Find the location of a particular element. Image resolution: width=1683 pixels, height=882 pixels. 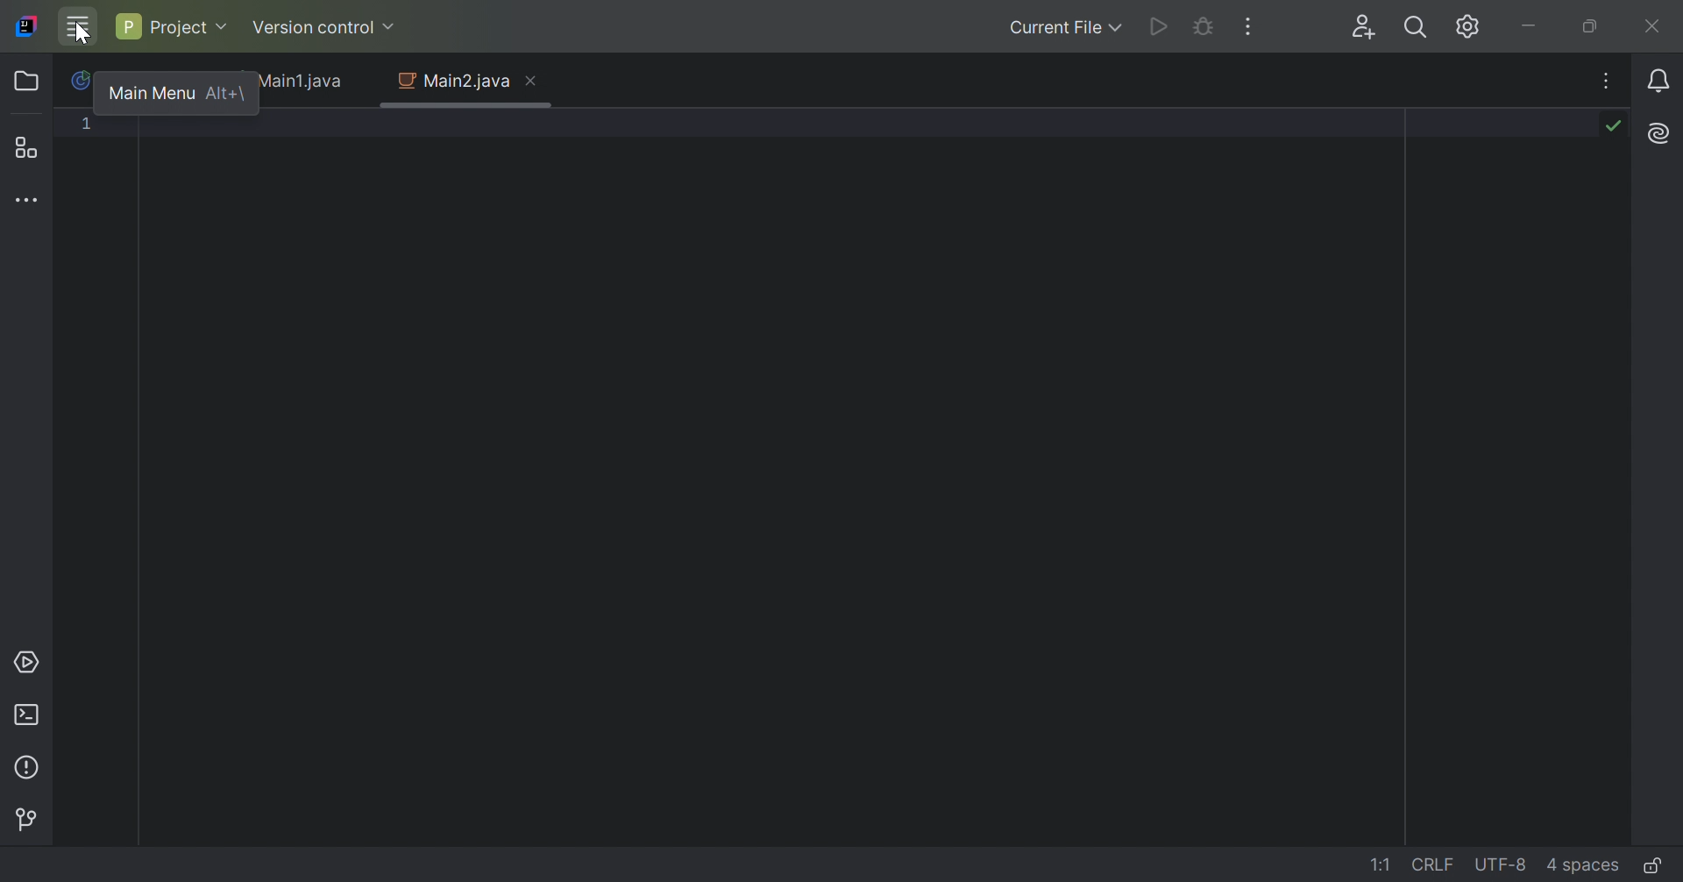

CRLF is located at coordinates (1435, 863).